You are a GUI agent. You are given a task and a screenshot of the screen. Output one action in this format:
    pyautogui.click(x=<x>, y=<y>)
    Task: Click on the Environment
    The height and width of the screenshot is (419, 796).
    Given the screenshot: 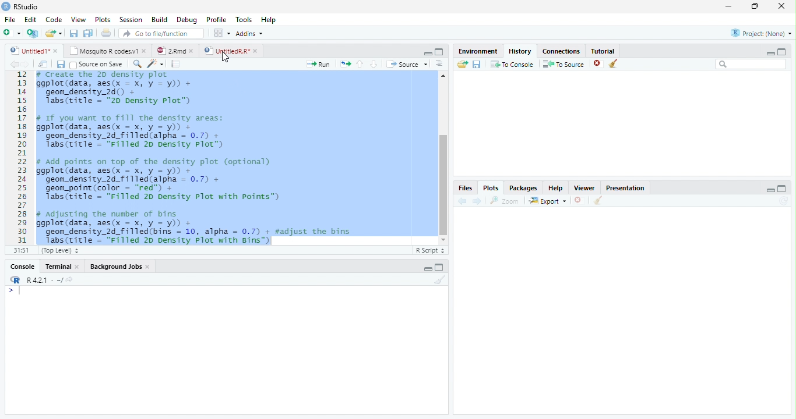 What is the action you would take?
    pyautogui.click(x=477, y=51)
    